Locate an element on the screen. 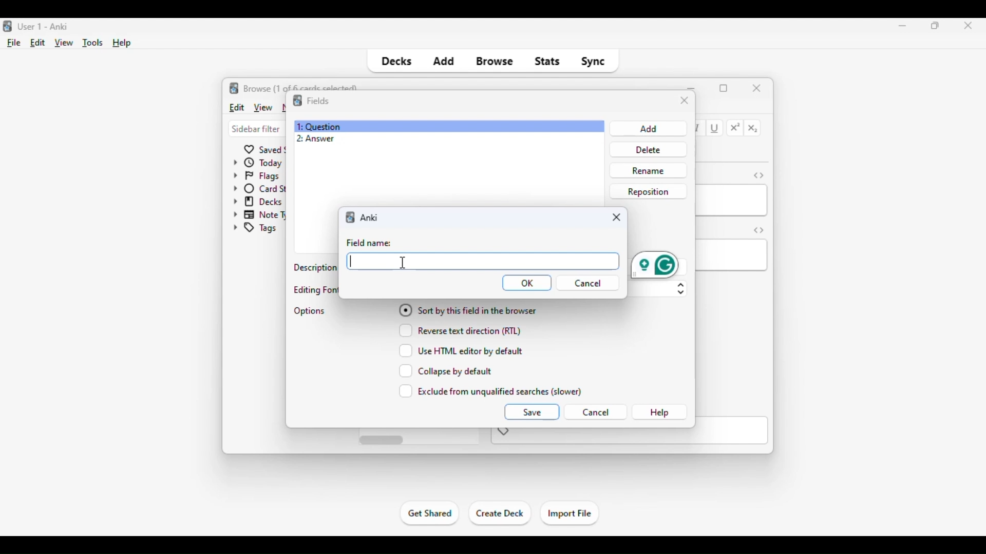 This screenshot has height=554, width=986. fields is located at coordinates (318, 100).